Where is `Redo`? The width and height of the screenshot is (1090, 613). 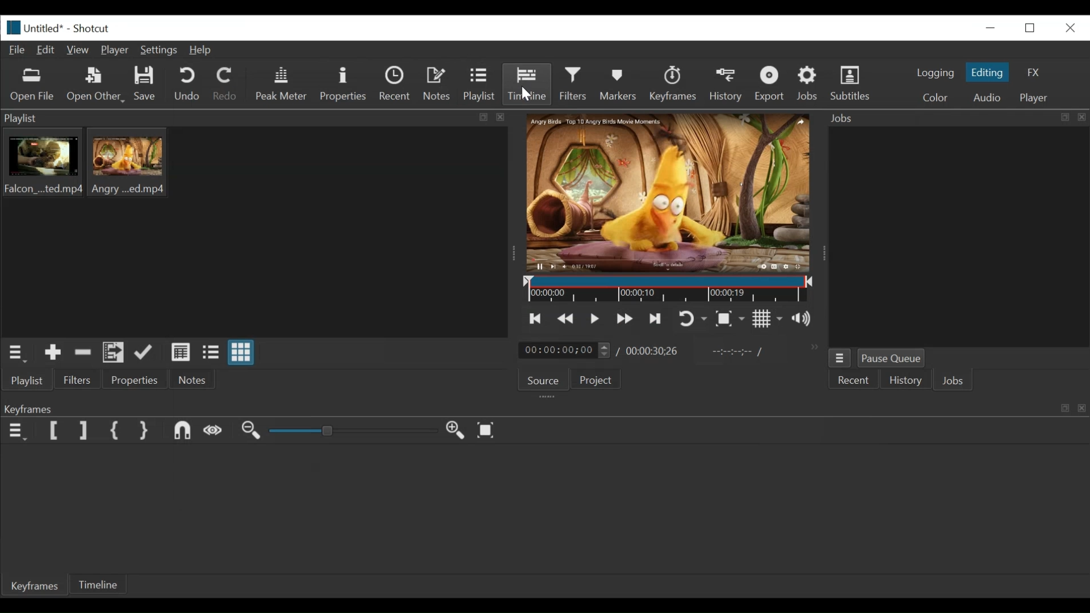 Redo is located at coordinates (225, 86).